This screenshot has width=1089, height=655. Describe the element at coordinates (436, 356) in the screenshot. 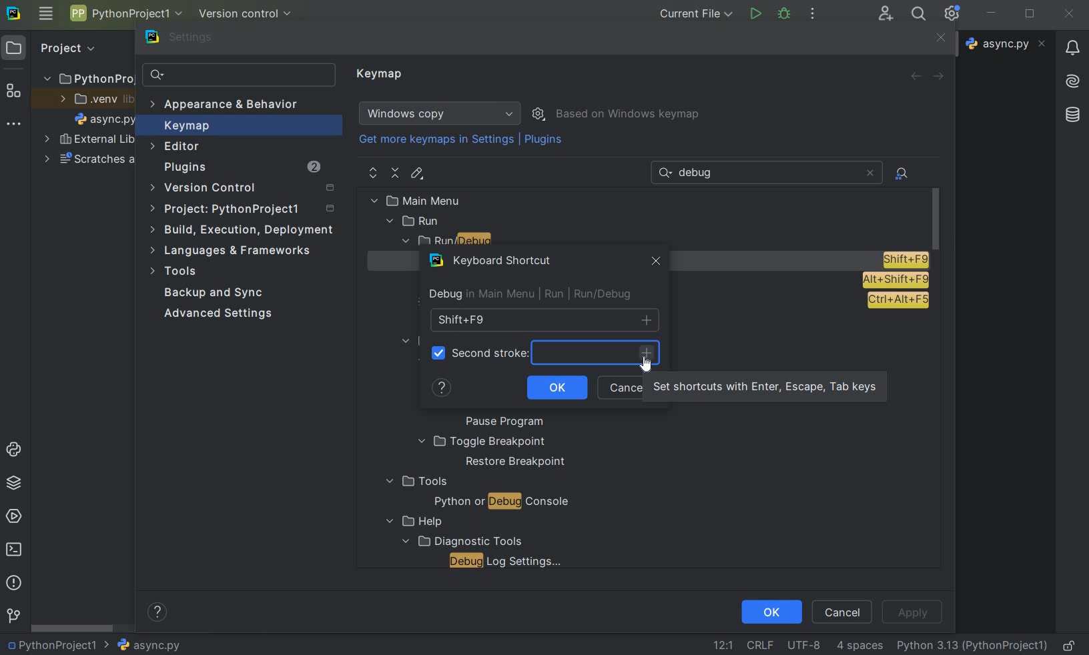

I see `selected` at that location.